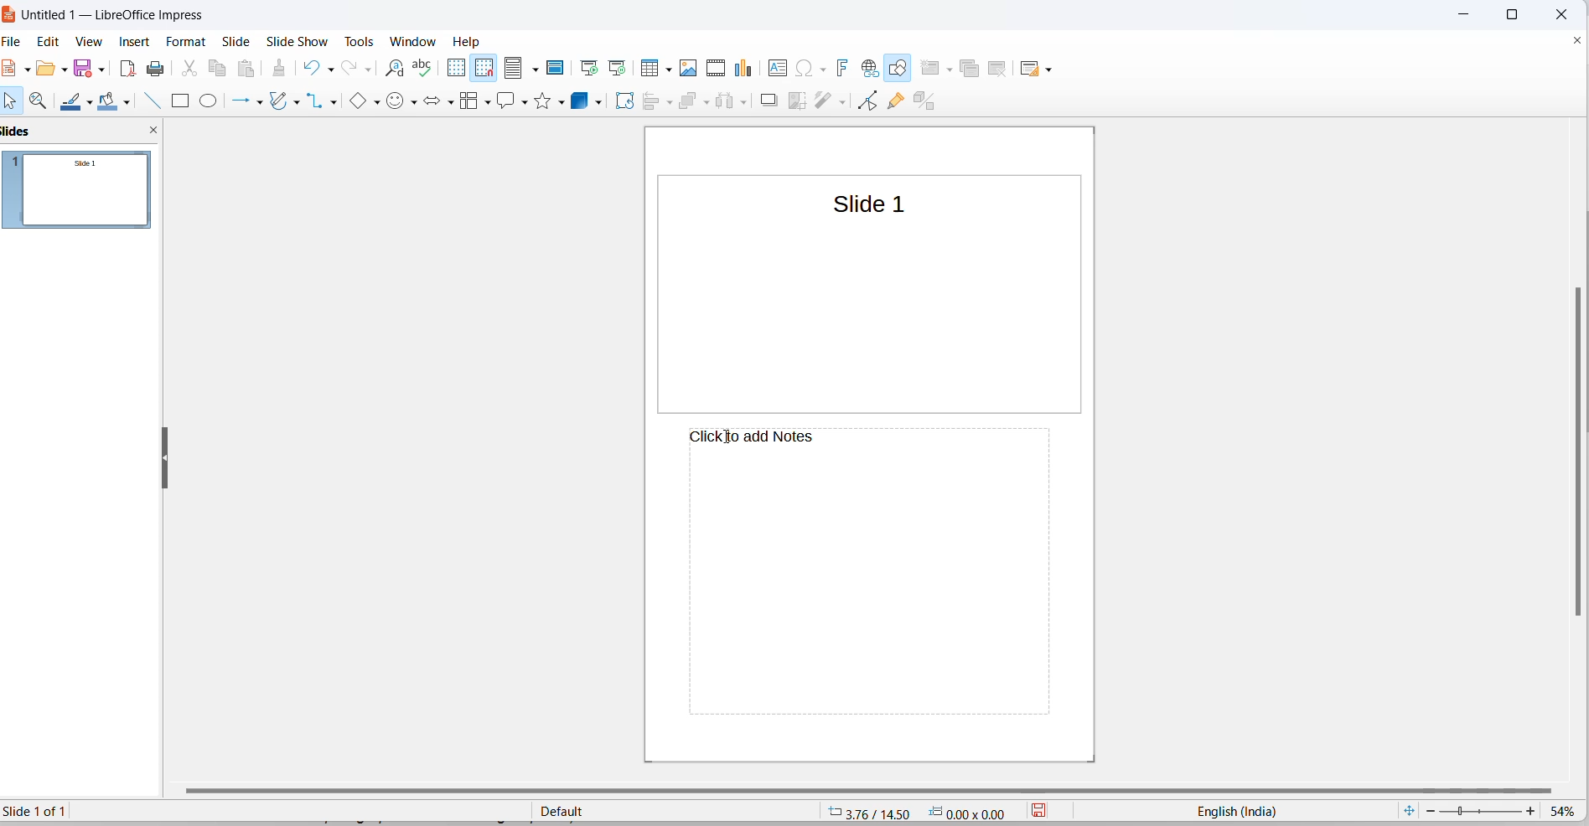 Image resolution: width=1589 pixels, height=826 pixels. I want to click on new slide, so click(929, 67).